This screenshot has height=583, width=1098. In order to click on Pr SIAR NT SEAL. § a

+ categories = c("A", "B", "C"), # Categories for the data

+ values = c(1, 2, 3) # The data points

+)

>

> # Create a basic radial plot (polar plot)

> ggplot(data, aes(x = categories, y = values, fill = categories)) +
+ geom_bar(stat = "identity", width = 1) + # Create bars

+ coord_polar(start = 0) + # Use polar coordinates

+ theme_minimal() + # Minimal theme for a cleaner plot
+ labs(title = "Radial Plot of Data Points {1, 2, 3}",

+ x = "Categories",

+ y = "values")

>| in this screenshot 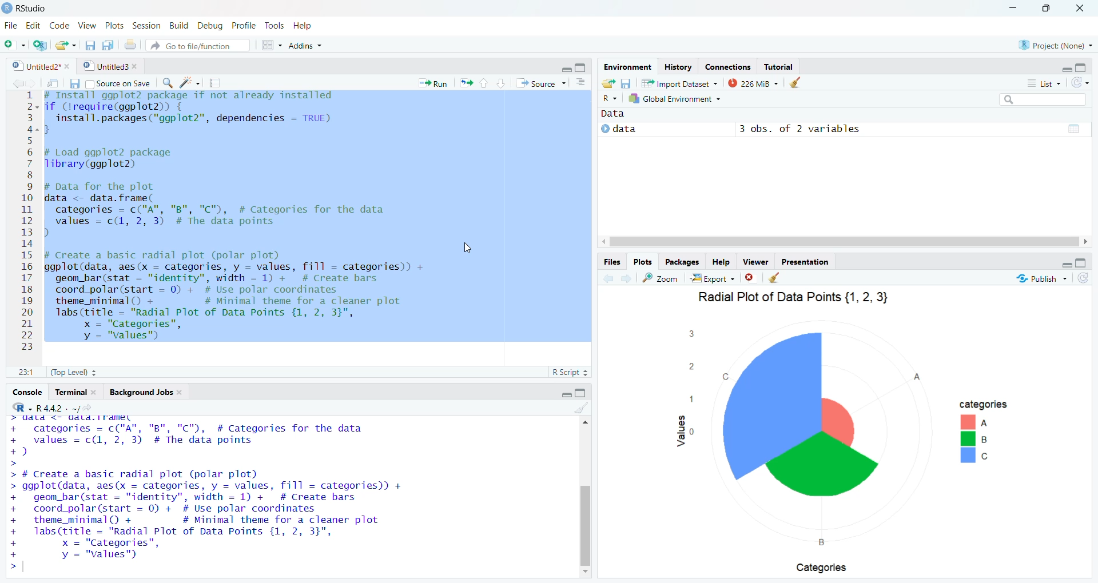, I will do `click(209, 500)`.